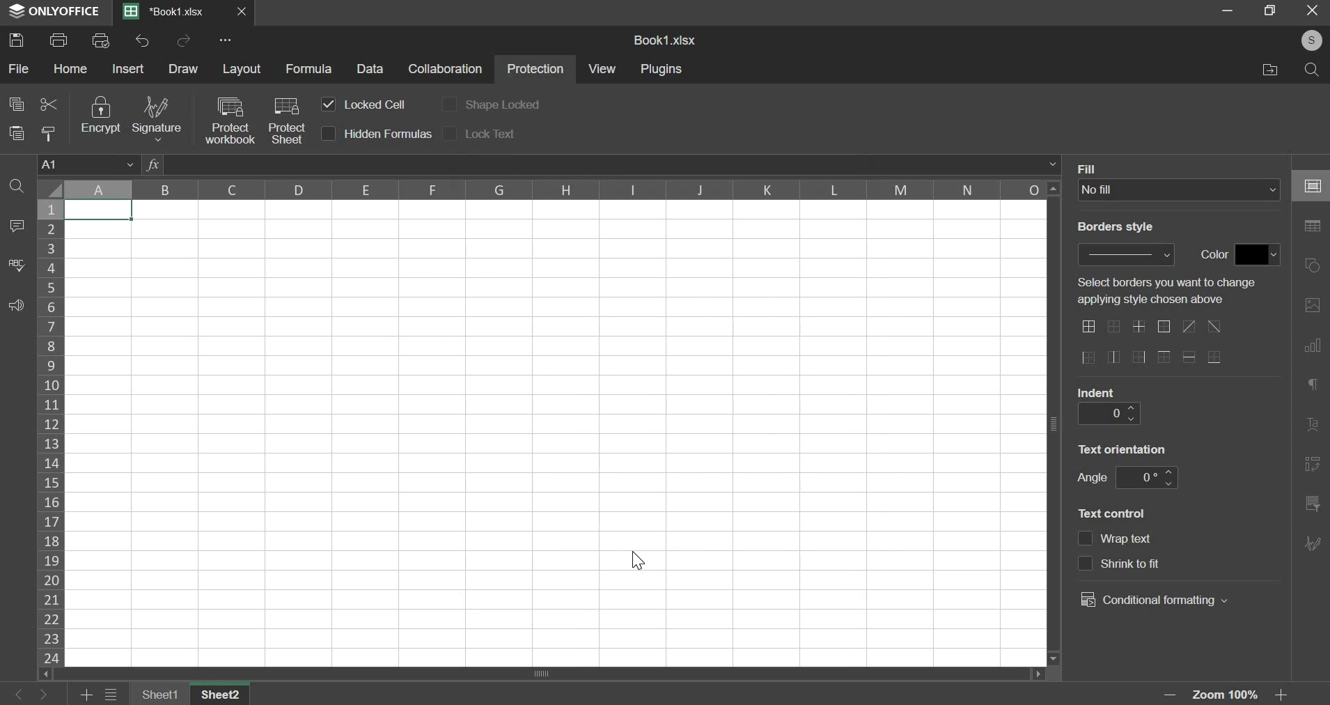 This screenshot has height=705, width=1330. I want to click on Border style, so click(1122, 230).